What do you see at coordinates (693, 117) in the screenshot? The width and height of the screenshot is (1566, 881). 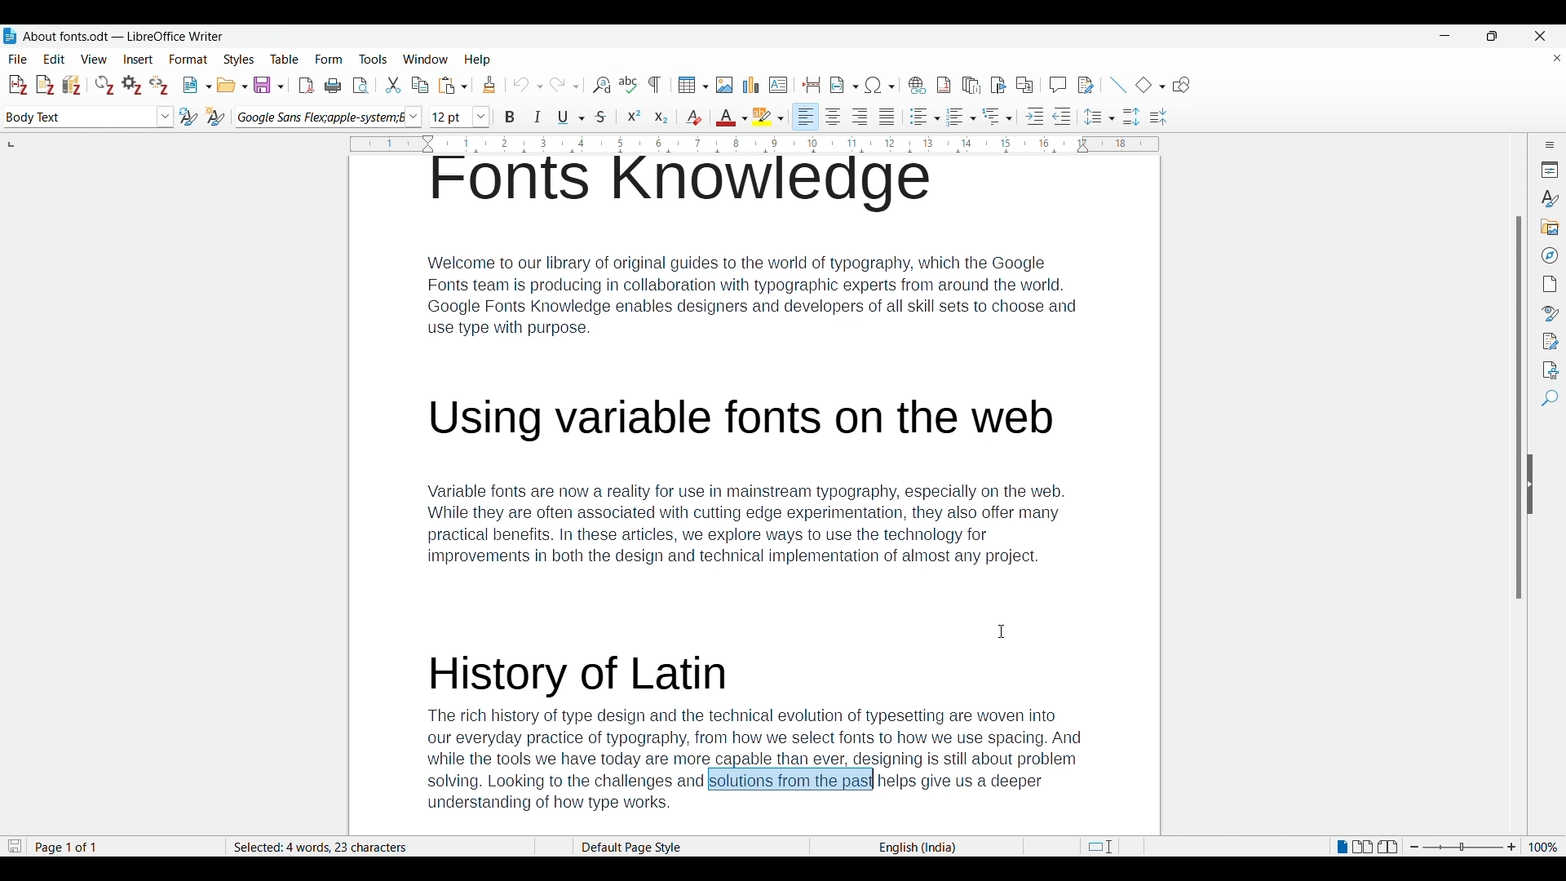 I see `Clear direct formatting` at bounding box center [693, 117].